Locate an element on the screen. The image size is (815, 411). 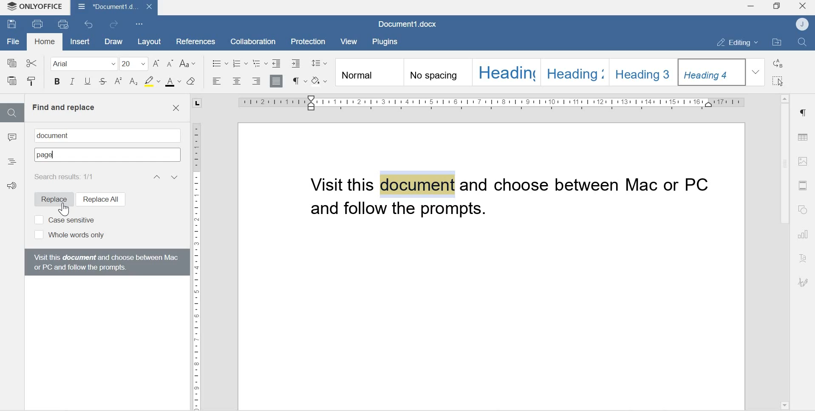
Align left is located at coordinates (217, 82).